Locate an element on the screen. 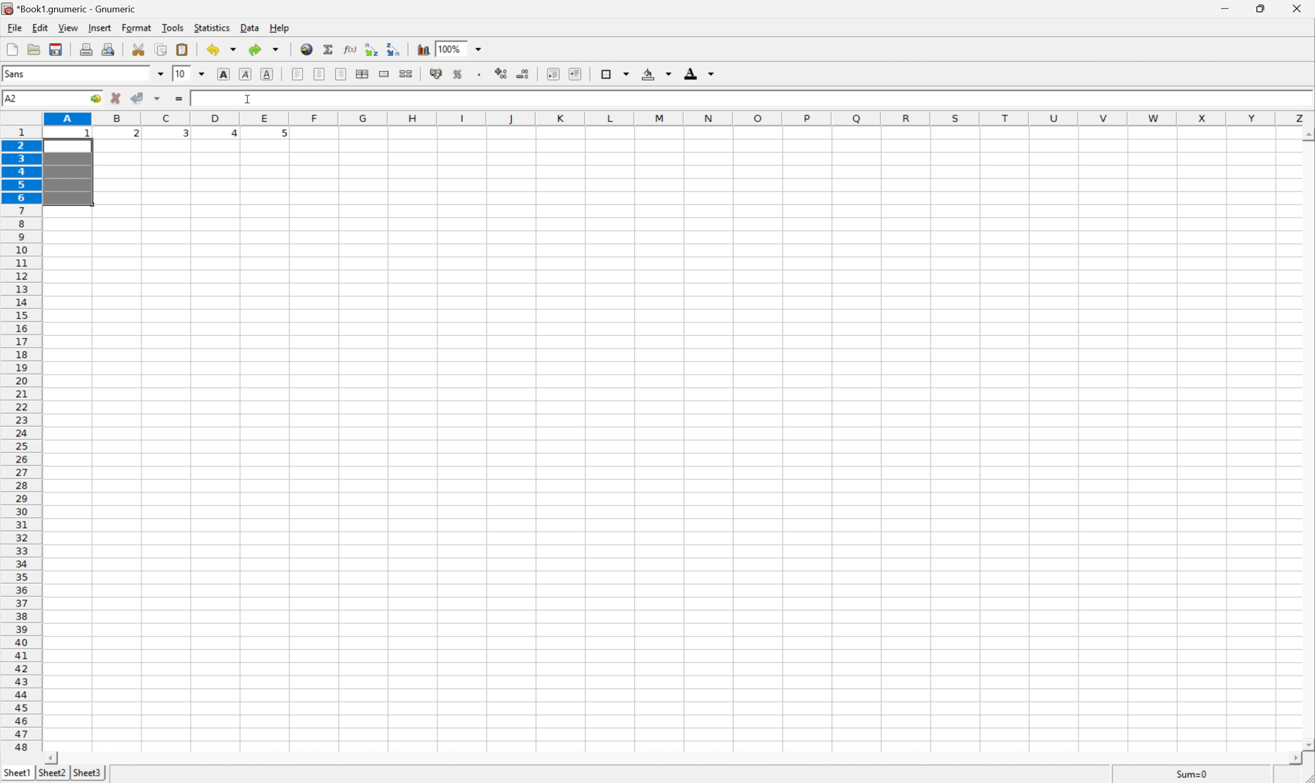  row numbers is located at coordinates (21, 439).